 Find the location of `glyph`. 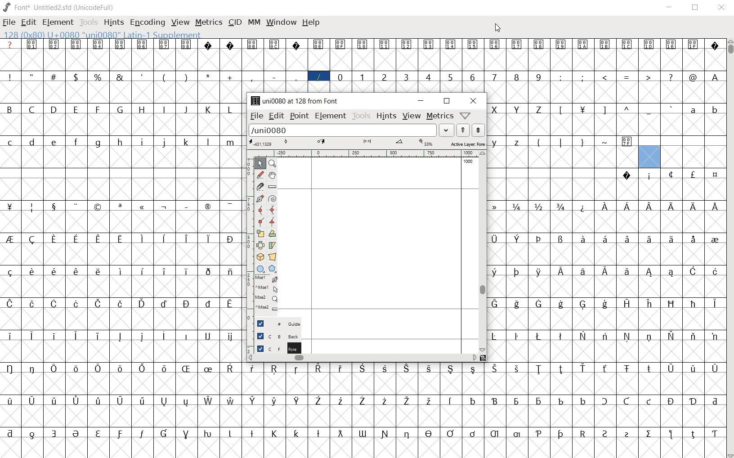

glyph is located at coordinates (385, 368).